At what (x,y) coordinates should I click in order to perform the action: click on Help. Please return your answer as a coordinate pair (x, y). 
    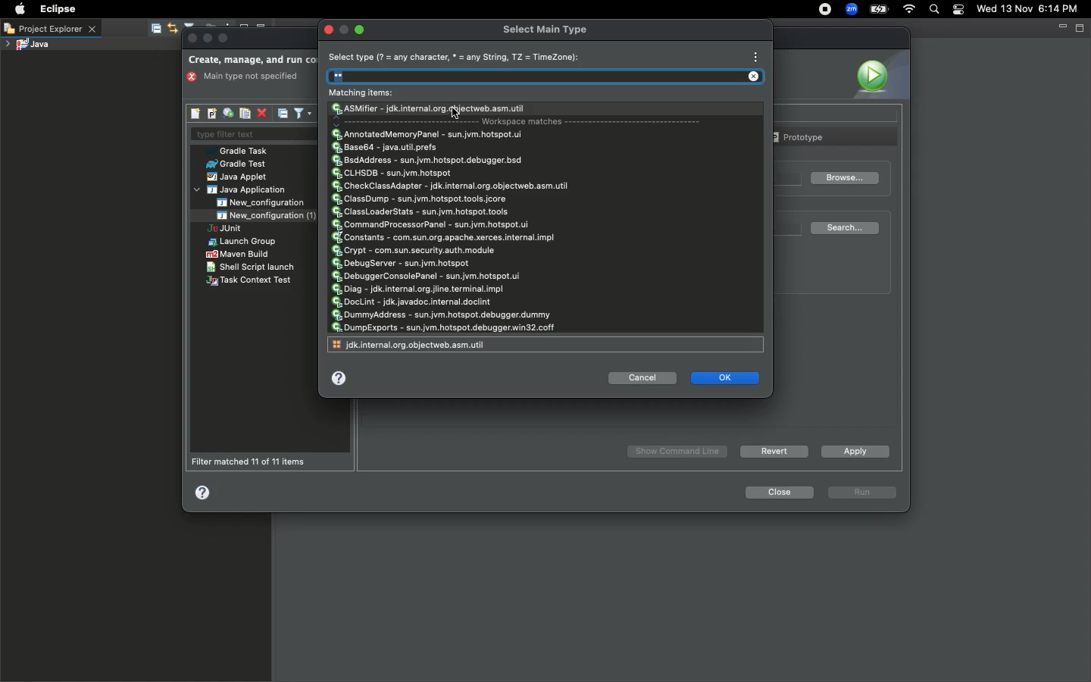
    Looking at the image, I should click on (204, 492).